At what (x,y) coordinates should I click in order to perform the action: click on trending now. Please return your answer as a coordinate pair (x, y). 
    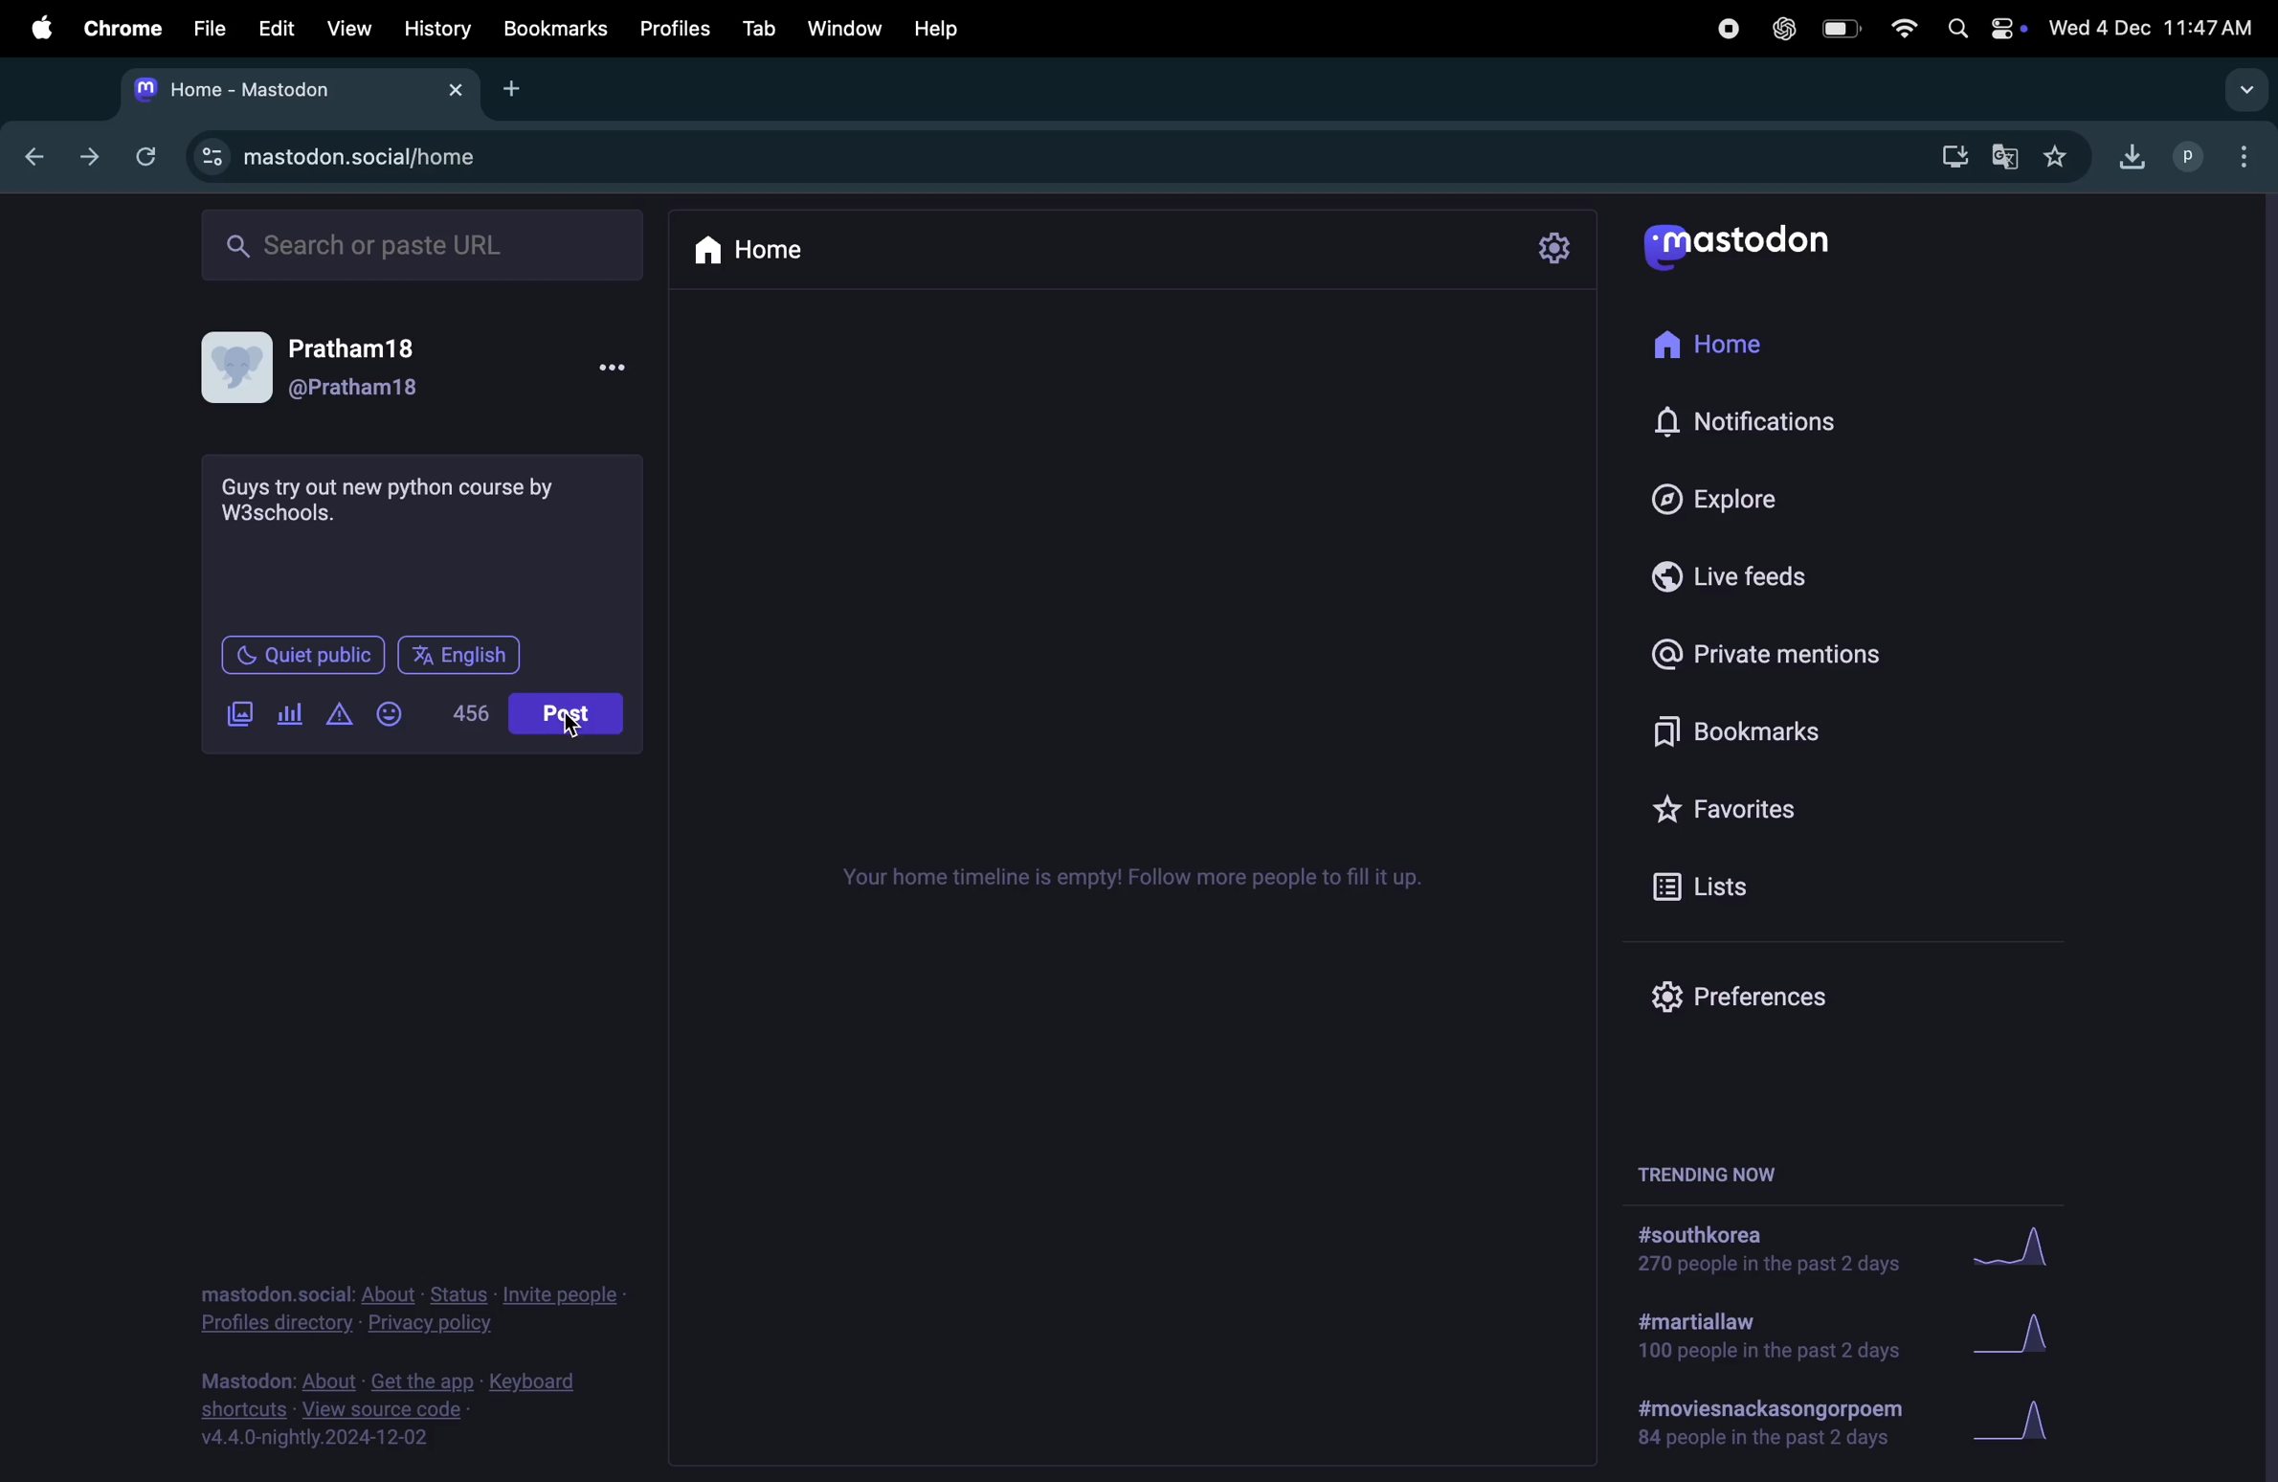
    Looking at the image, I should click on (1711, 1172).